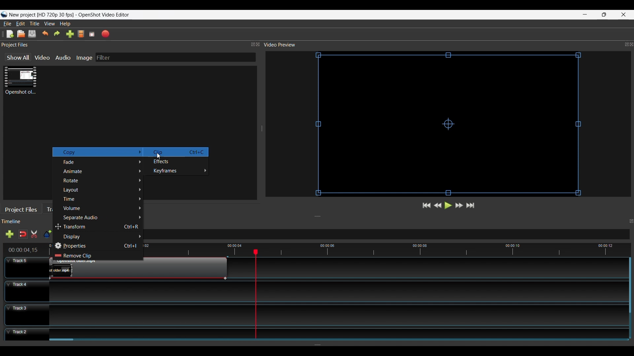 This screenshot has height=356, width=634. Describe the element at coordinates (4, 15) in the screenshot. I see `Openshot Desktop icon` at that location.